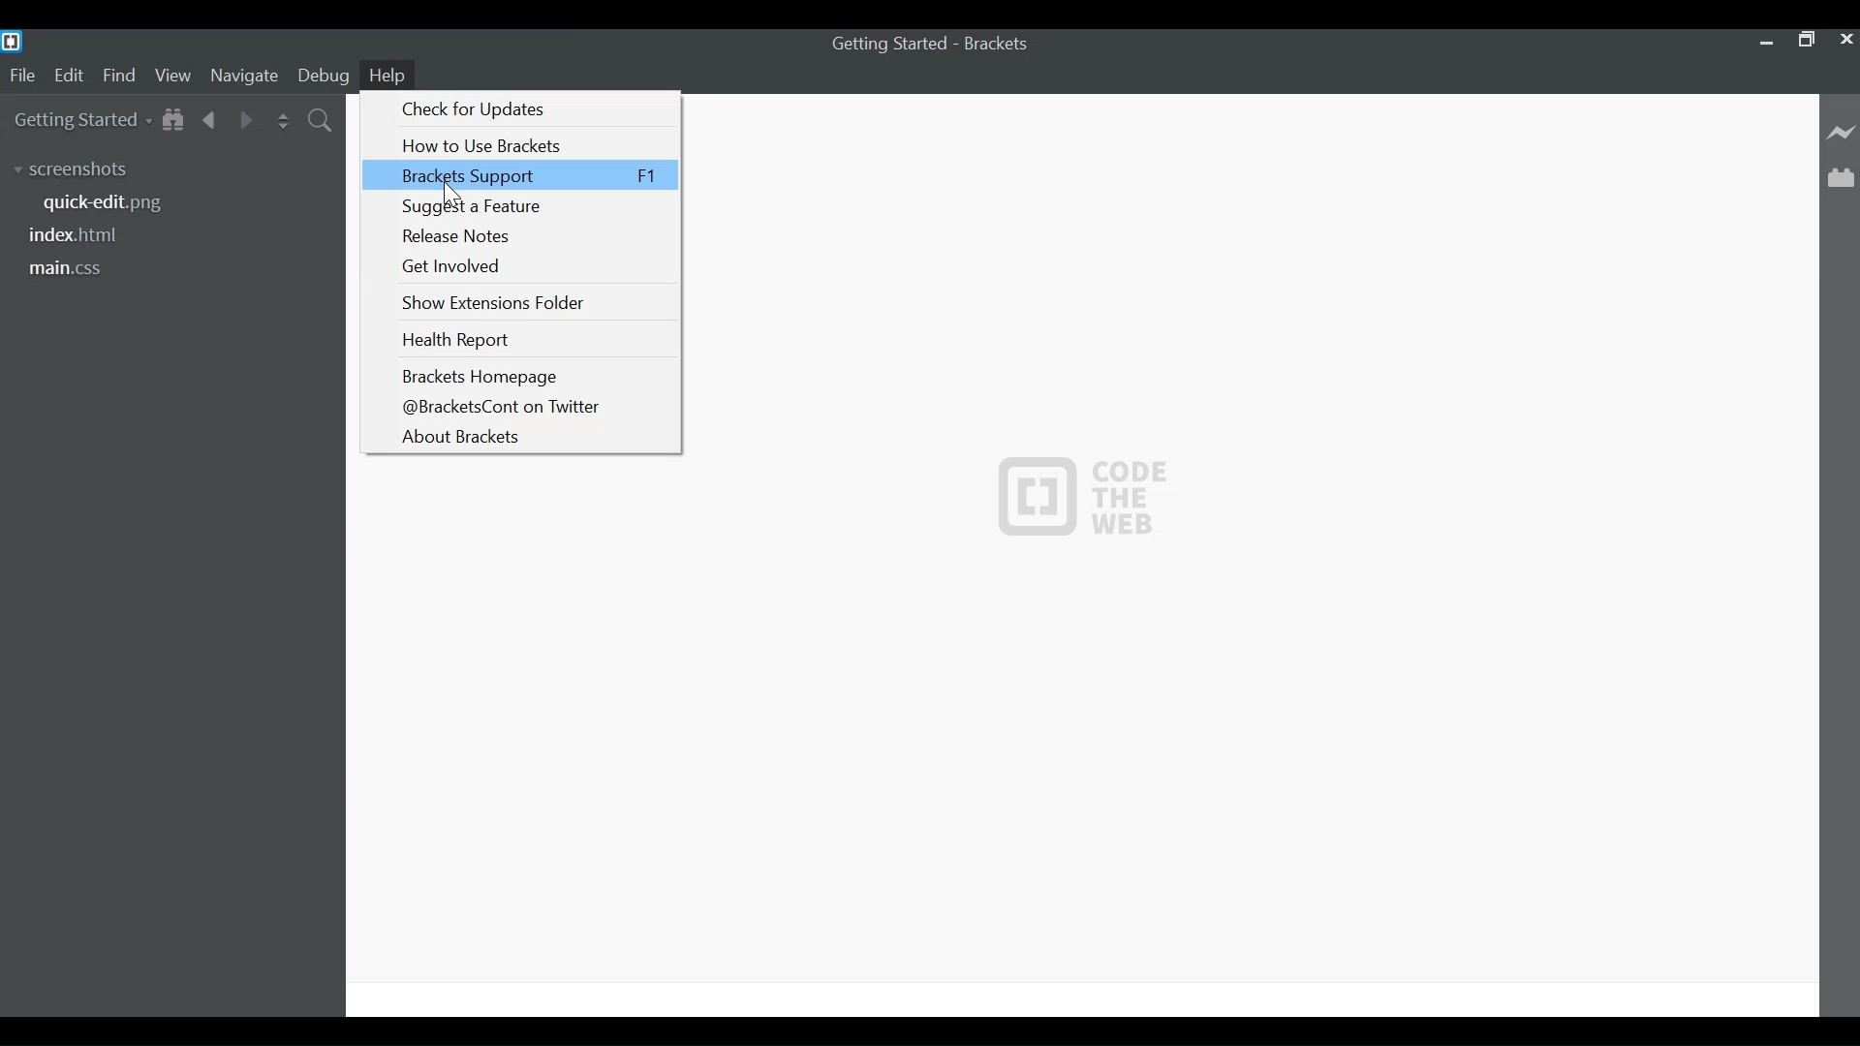 The height and width of the screenshot is (1046, 1860). I want to click on Edit, so click(68, 77).